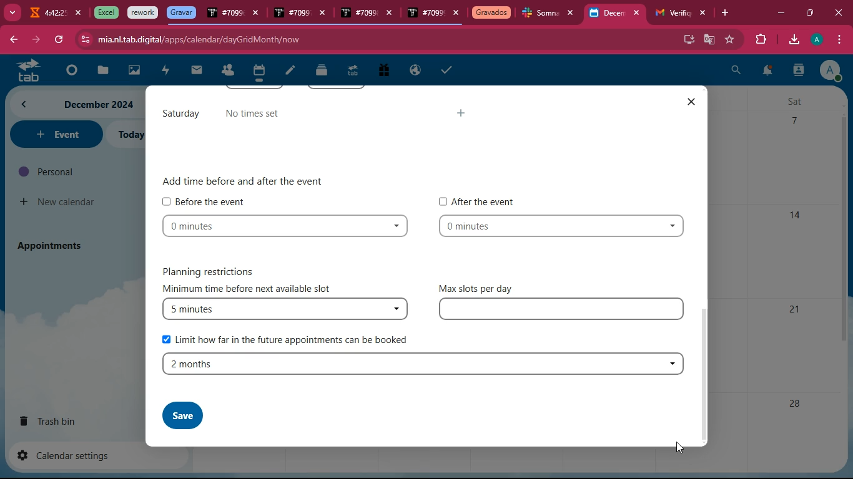 Image resolution: width=853 pixels, height=479 pixels. Describe the element at coordinates (257, 14) in the screenshot. I see `close` at that location.